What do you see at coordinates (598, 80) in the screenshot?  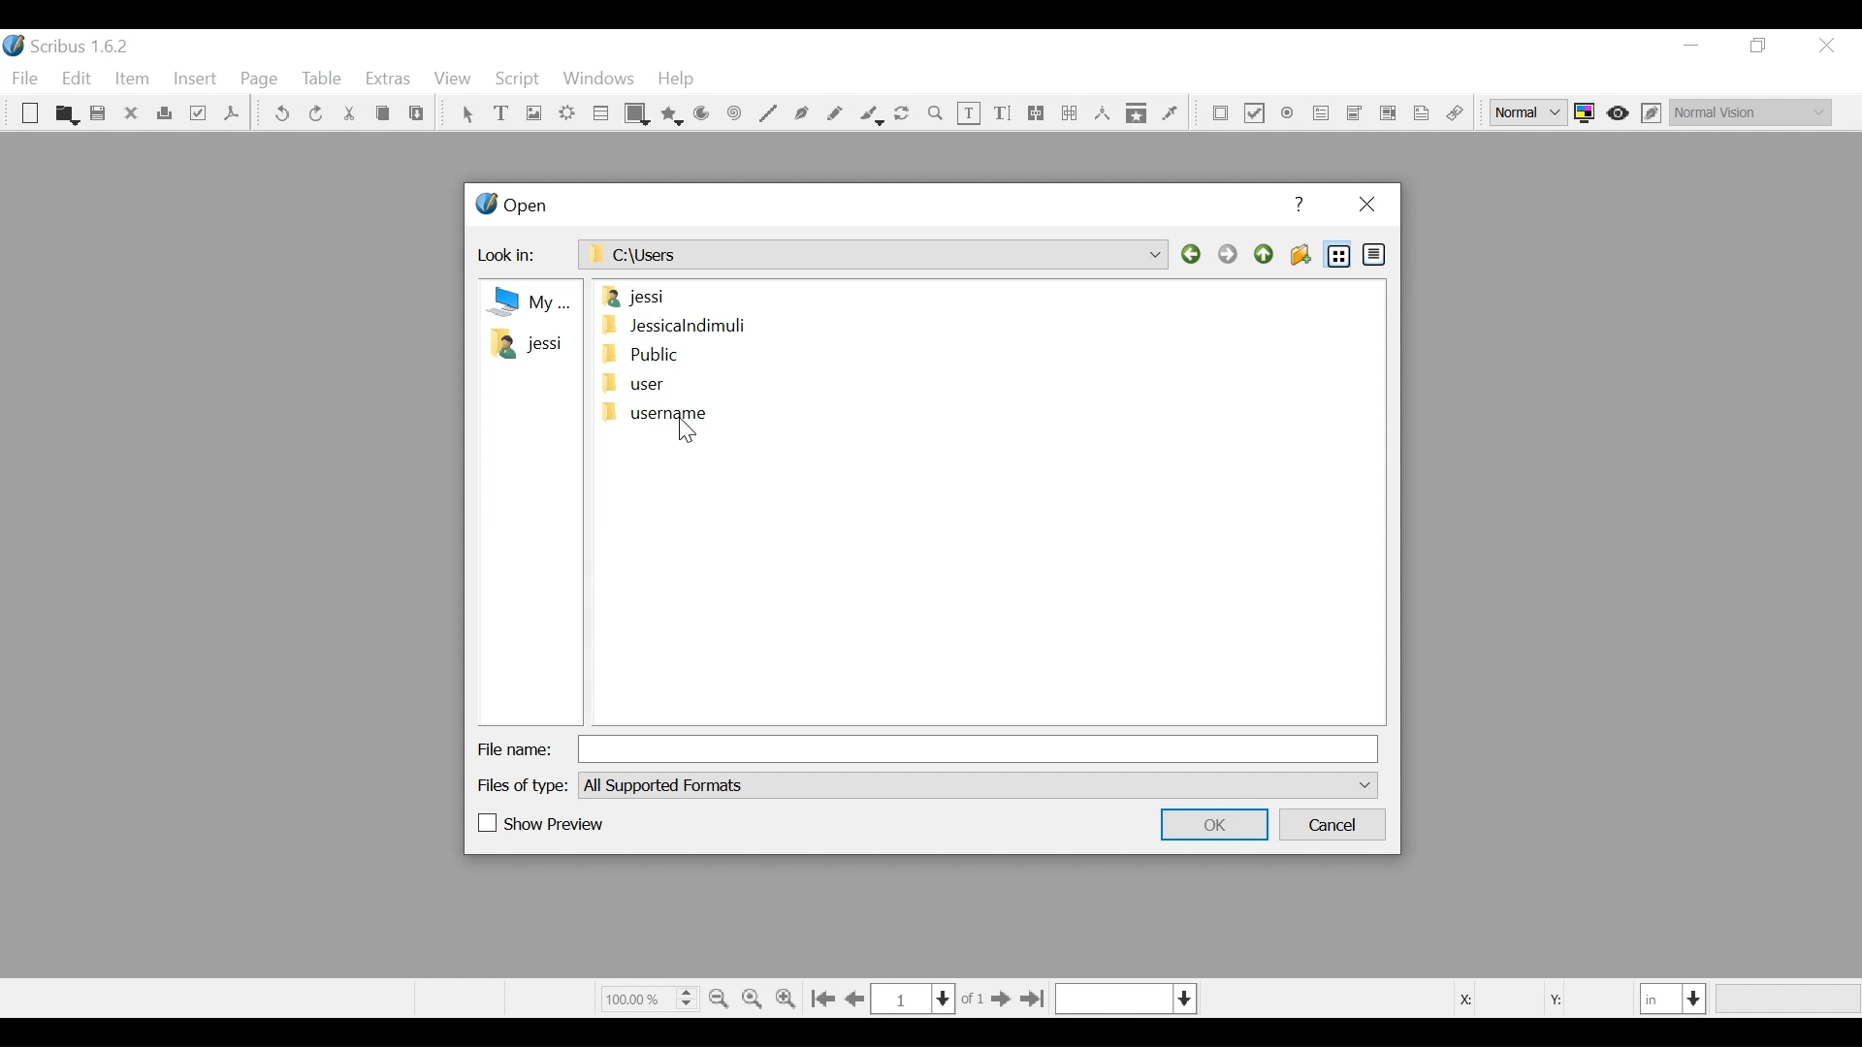 I see `Windows` at bounding box center [598, 80].